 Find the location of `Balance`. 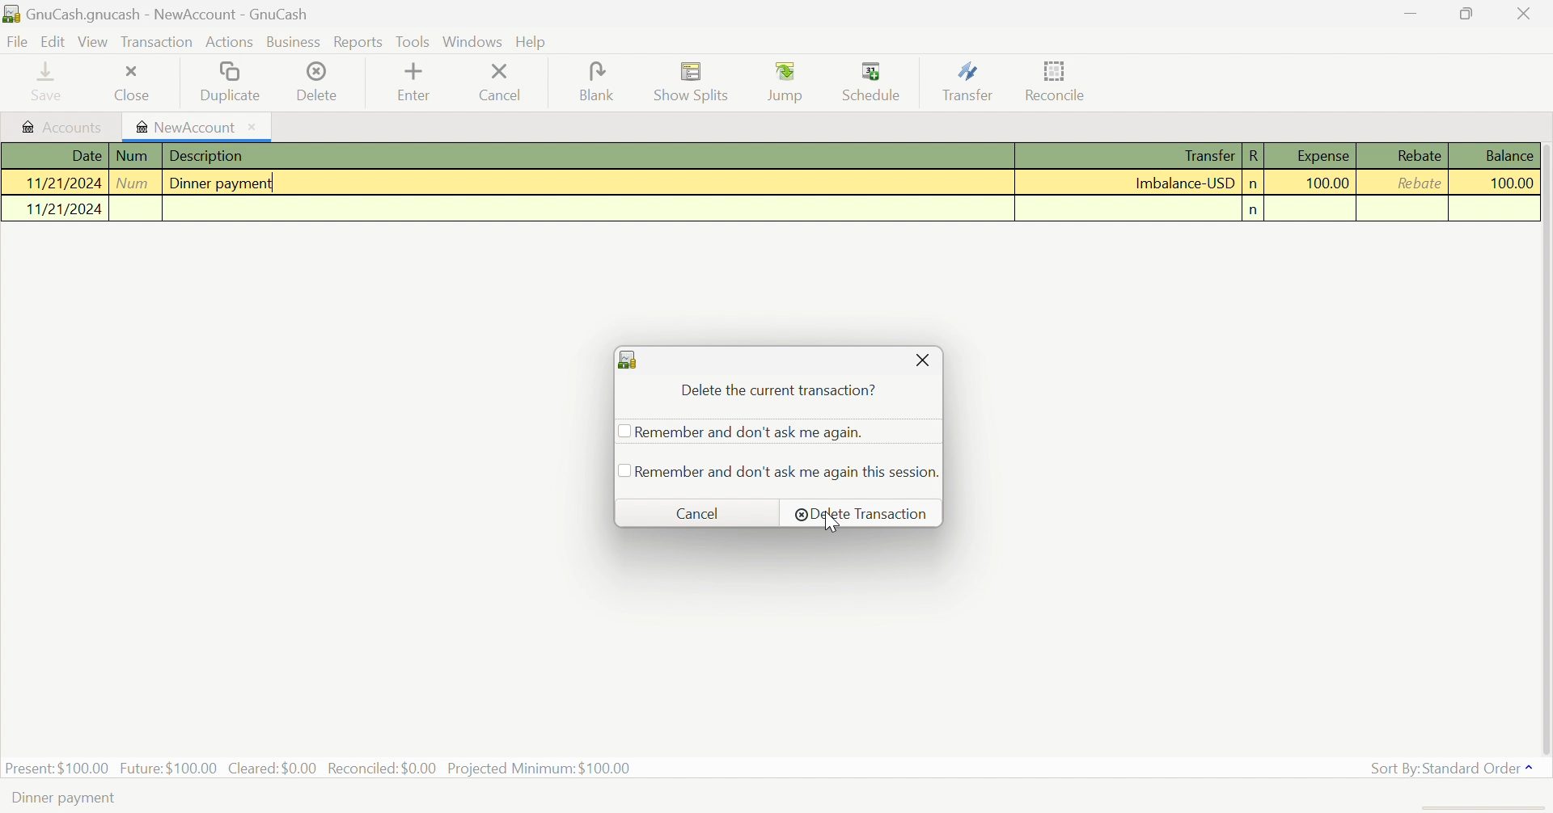

Balance is located at coordinates (1508, 155).